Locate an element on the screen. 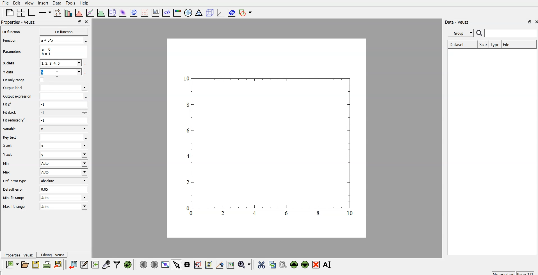  print is located at coordinates (47, 265).